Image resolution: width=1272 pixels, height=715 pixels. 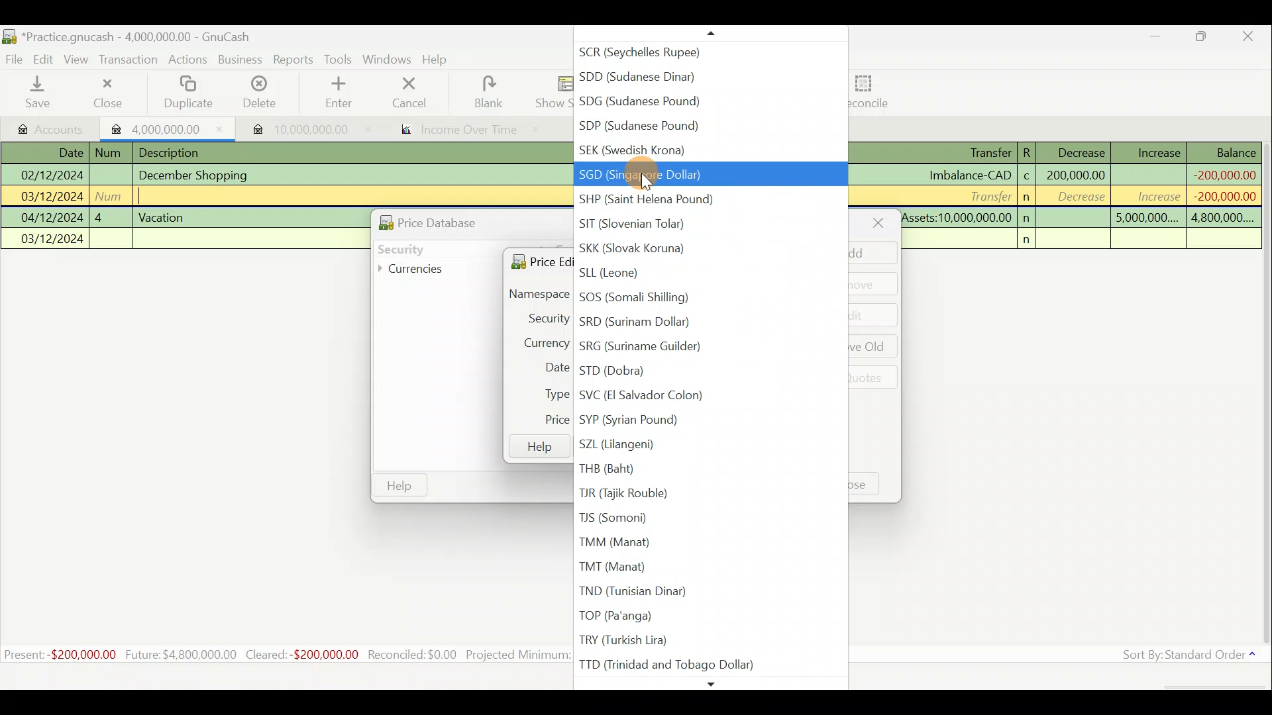 What do you see at coordinates (399, 486) in the screenshot?
I see `Help` at bounding box center [399, 486].